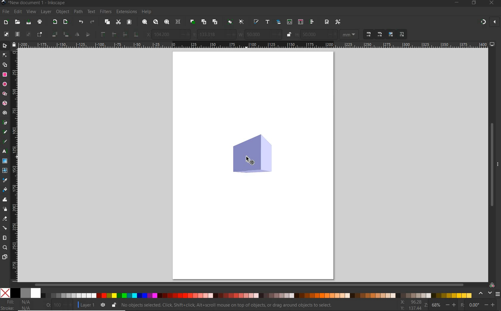 The height and width of the screenshot is (311, 501). What do you see at coordinates (332, 34) in the screenshot?
I see `increase/decrease` at bounding box center [332, 34].